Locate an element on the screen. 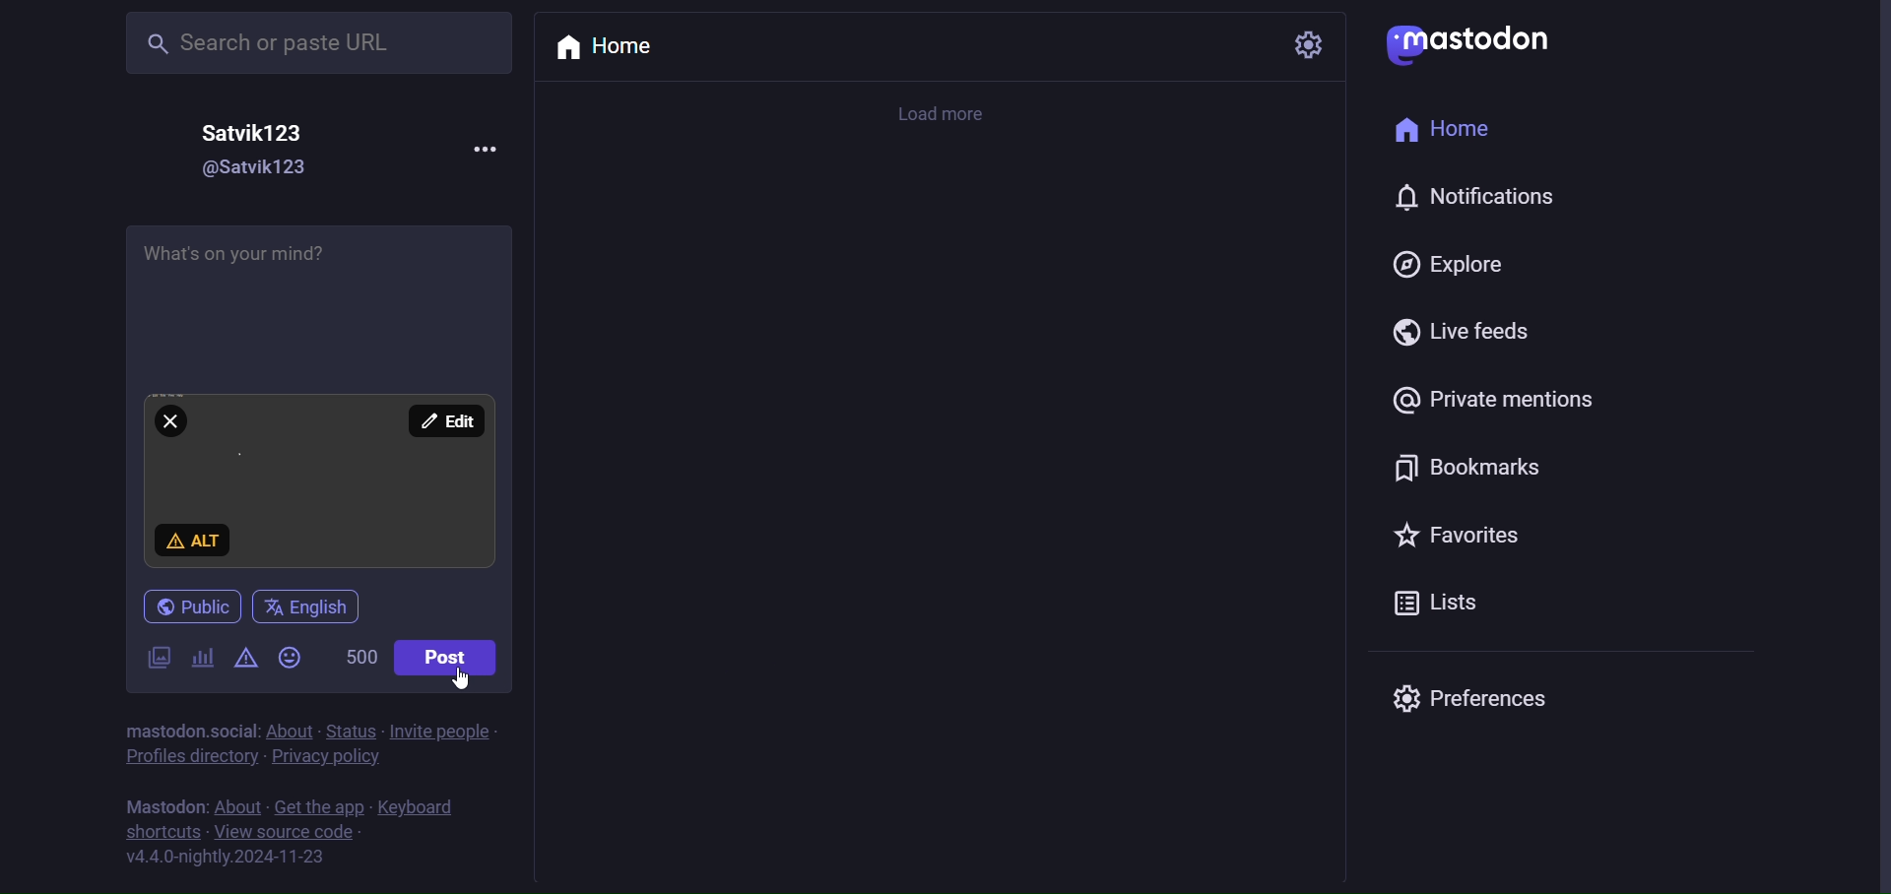 The height and width of the screenshot is (894, 1891). source code is located at coordinates (286, 833).